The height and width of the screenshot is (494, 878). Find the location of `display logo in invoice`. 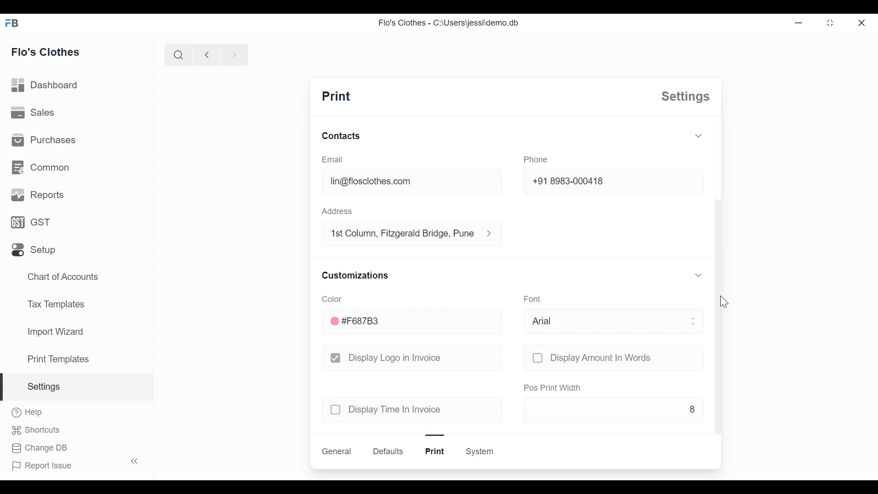

display logo in invoice is located at coordinates (396, 357).